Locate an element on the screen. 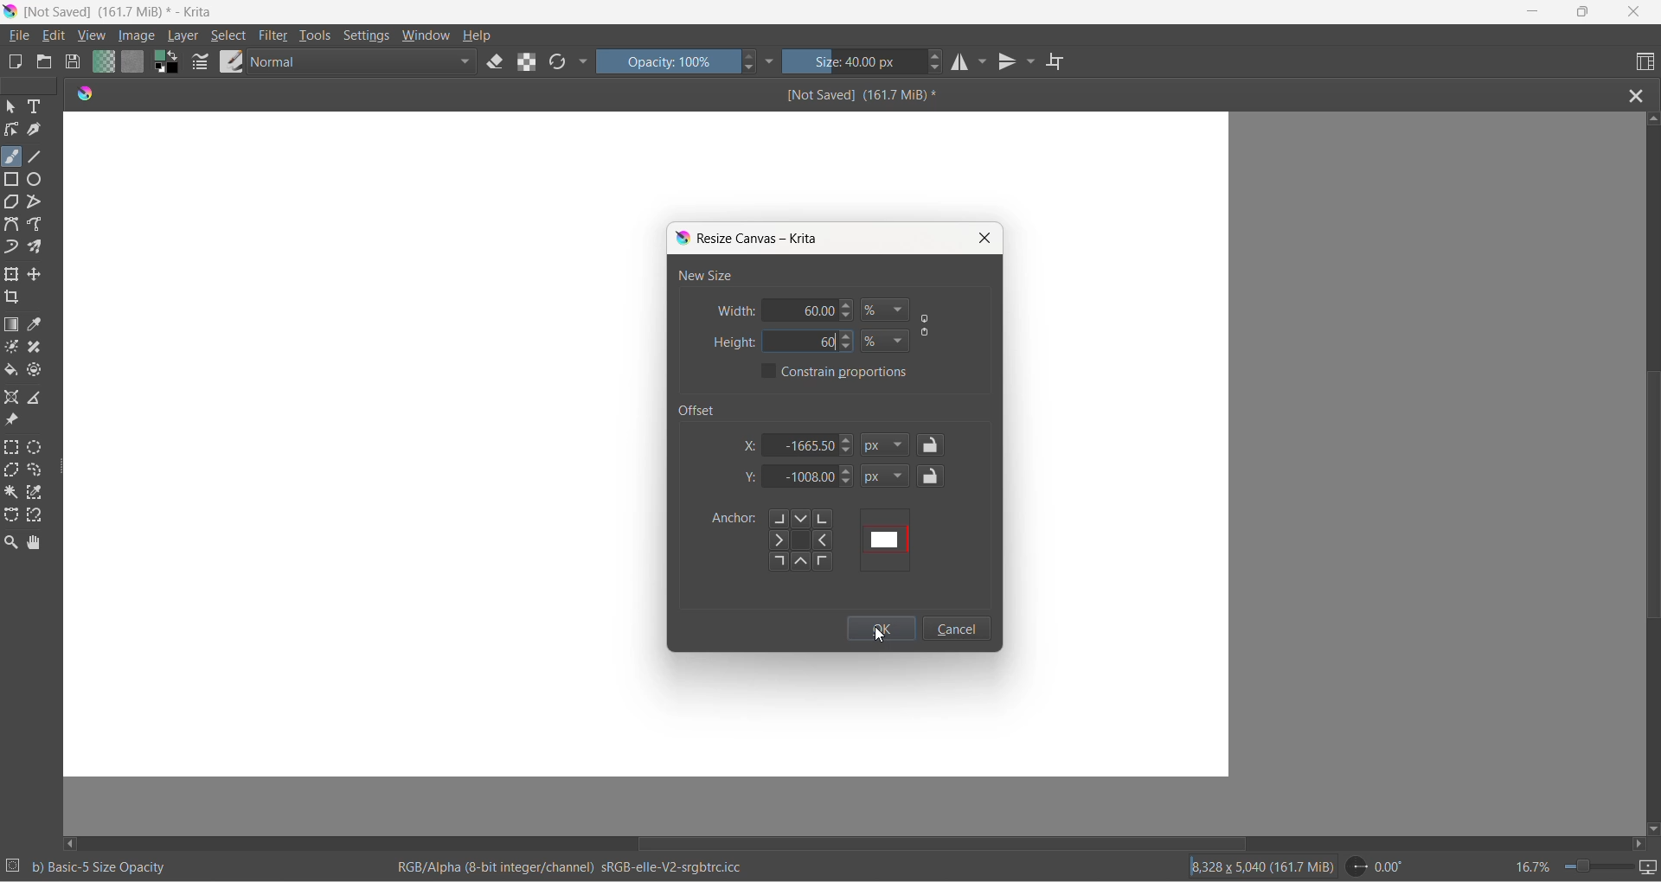 The image size is (1661, 882). smart patch tool is located at coordinates (40, 348).